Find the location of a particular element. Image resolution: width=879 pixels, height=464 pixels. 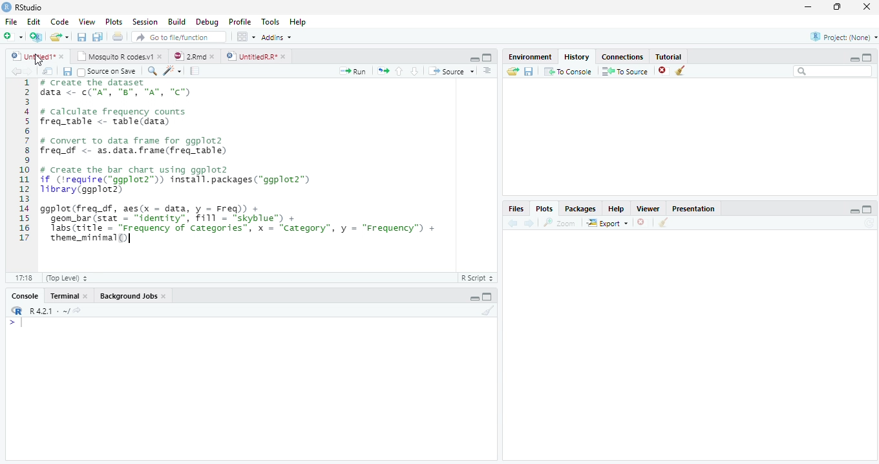

Maximize is located at coordinates (487, 58).